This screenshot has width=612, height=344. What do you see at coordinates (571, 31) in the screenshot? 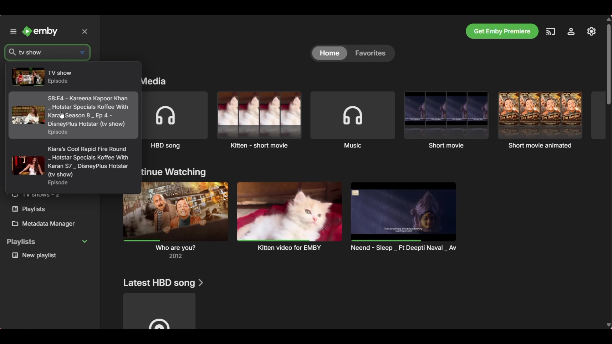
I see `Settings` at bounding box center [571, 31].